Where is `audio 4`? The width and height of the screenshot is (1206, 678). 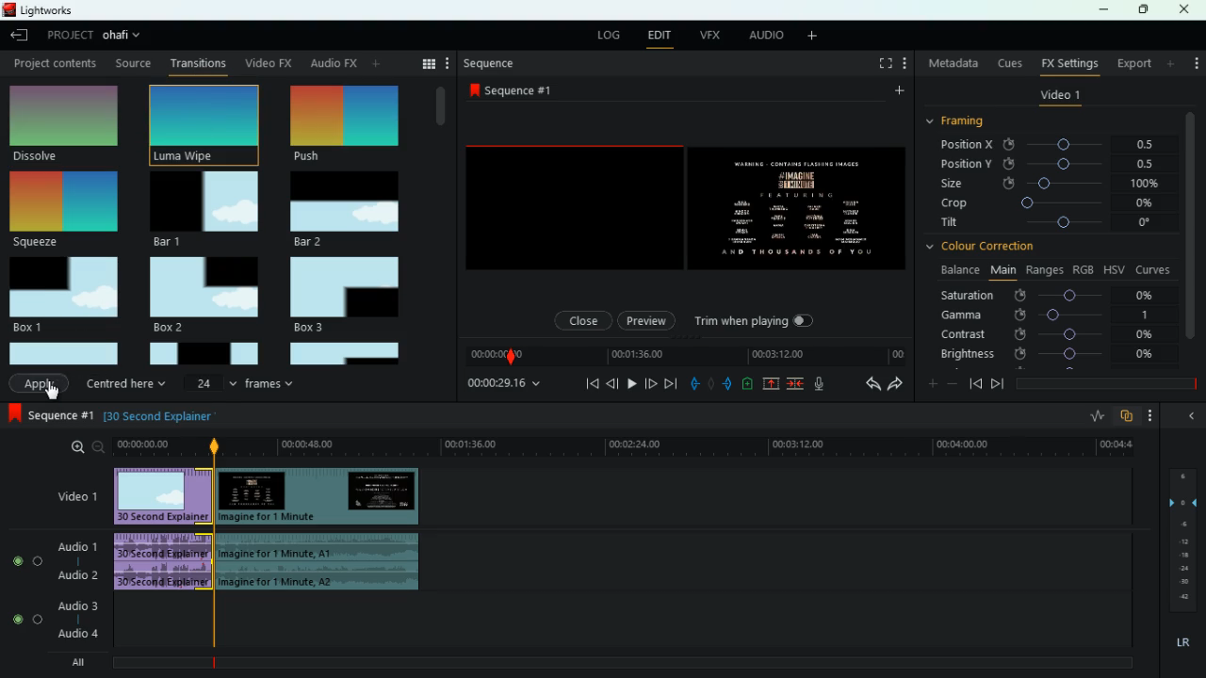
audio 4 is located at coordinates (77, 635).